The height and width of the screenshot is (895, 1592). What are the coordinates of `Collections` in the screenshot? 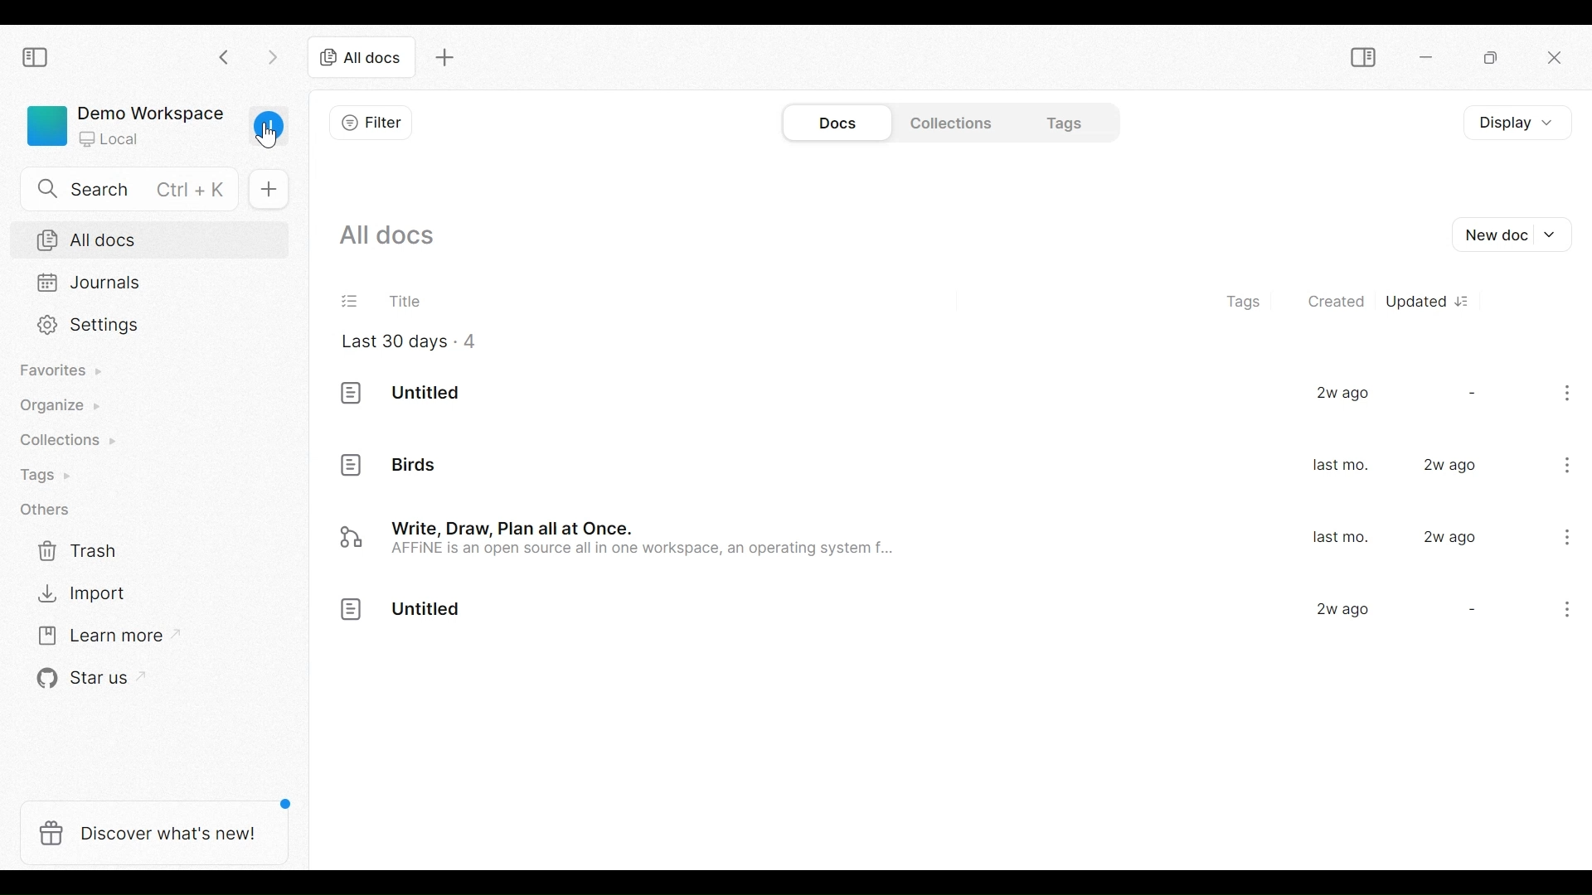 It's located at (64, 439).